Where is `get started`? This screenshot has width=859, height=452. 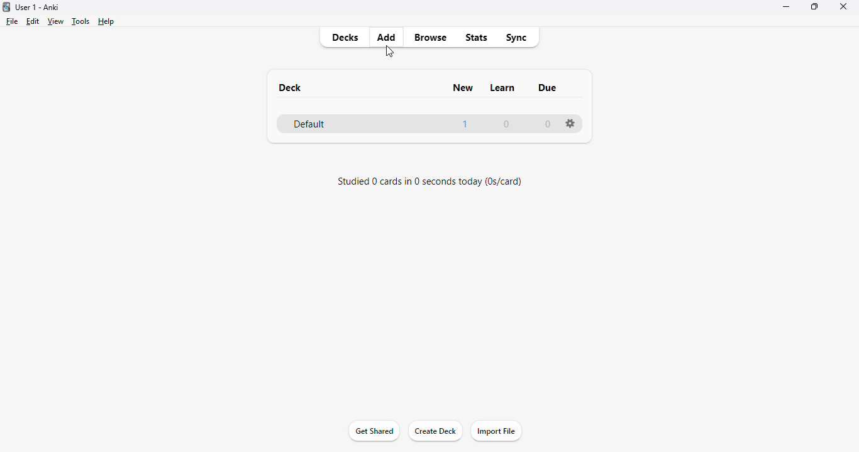 get started is located at coordinates (374, 431).